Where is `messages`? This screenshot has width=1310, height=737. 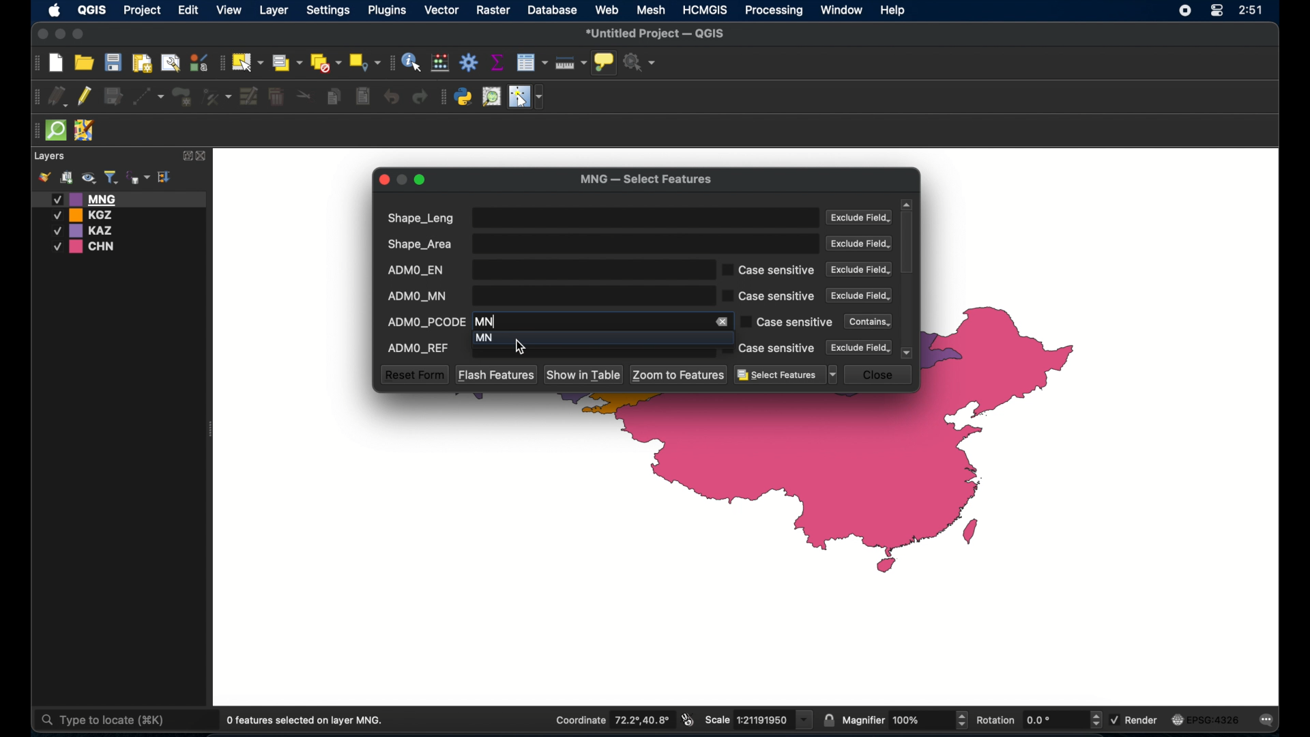
messages is located at coordinates (1269, 721).